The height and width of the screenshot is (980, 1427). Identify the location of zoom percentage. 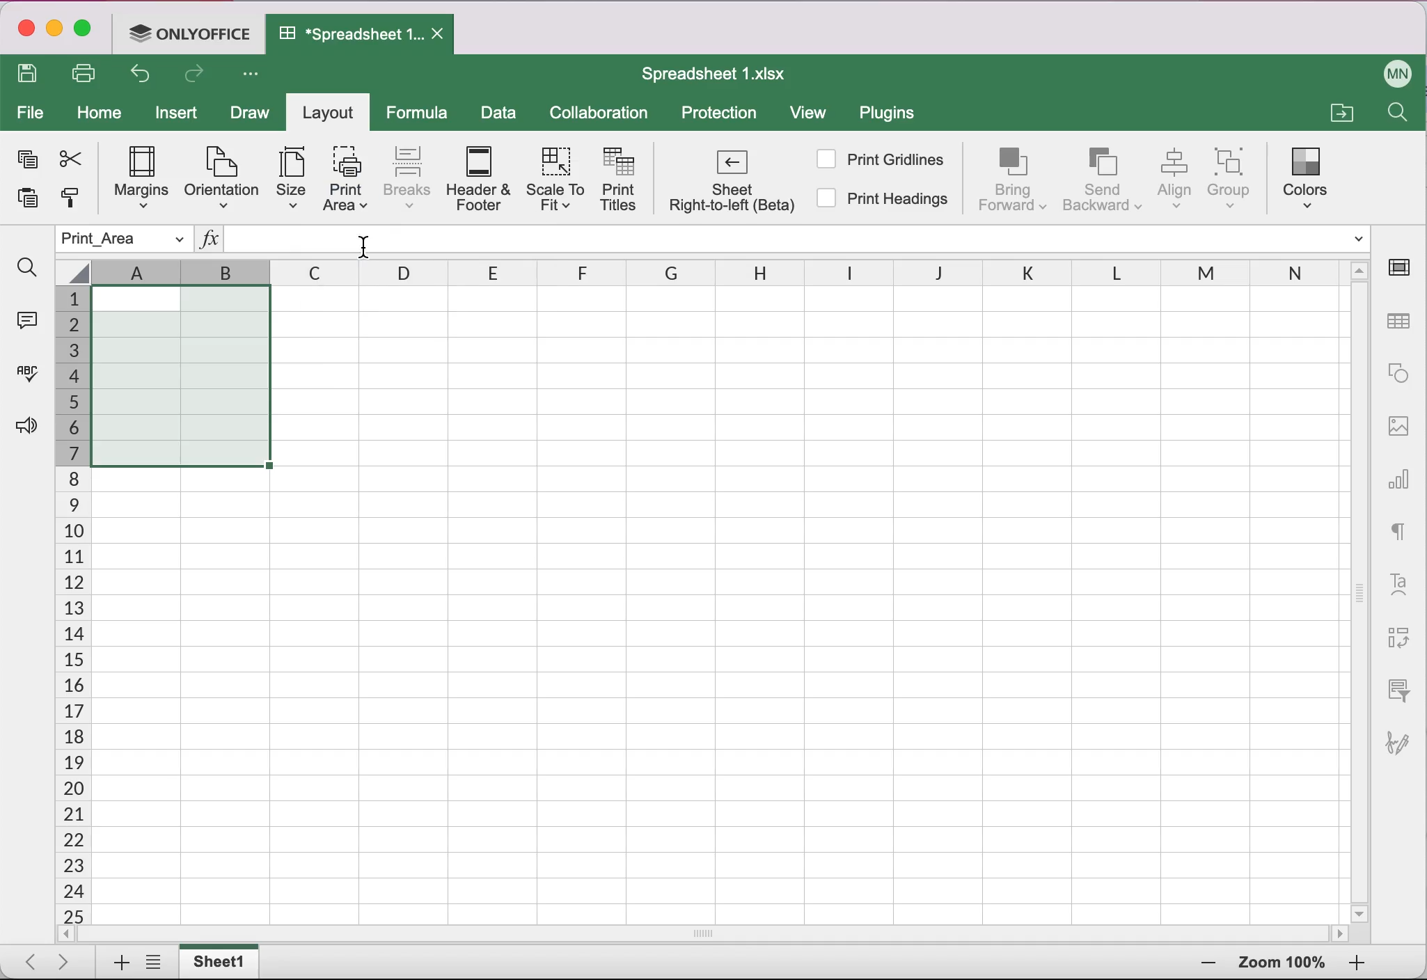
(1282, 965).